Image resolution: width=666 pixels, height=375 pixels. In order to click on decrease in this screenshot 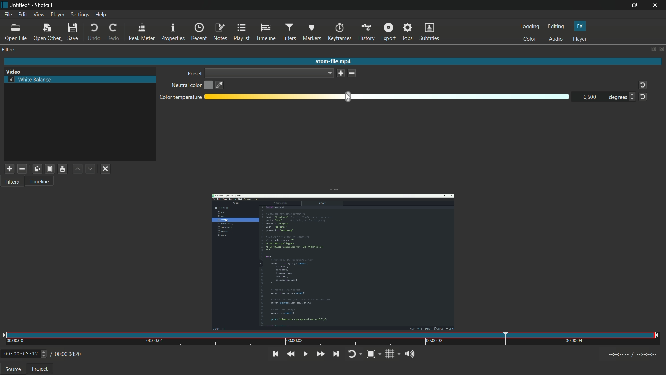, I will do `click(633, 101)`.